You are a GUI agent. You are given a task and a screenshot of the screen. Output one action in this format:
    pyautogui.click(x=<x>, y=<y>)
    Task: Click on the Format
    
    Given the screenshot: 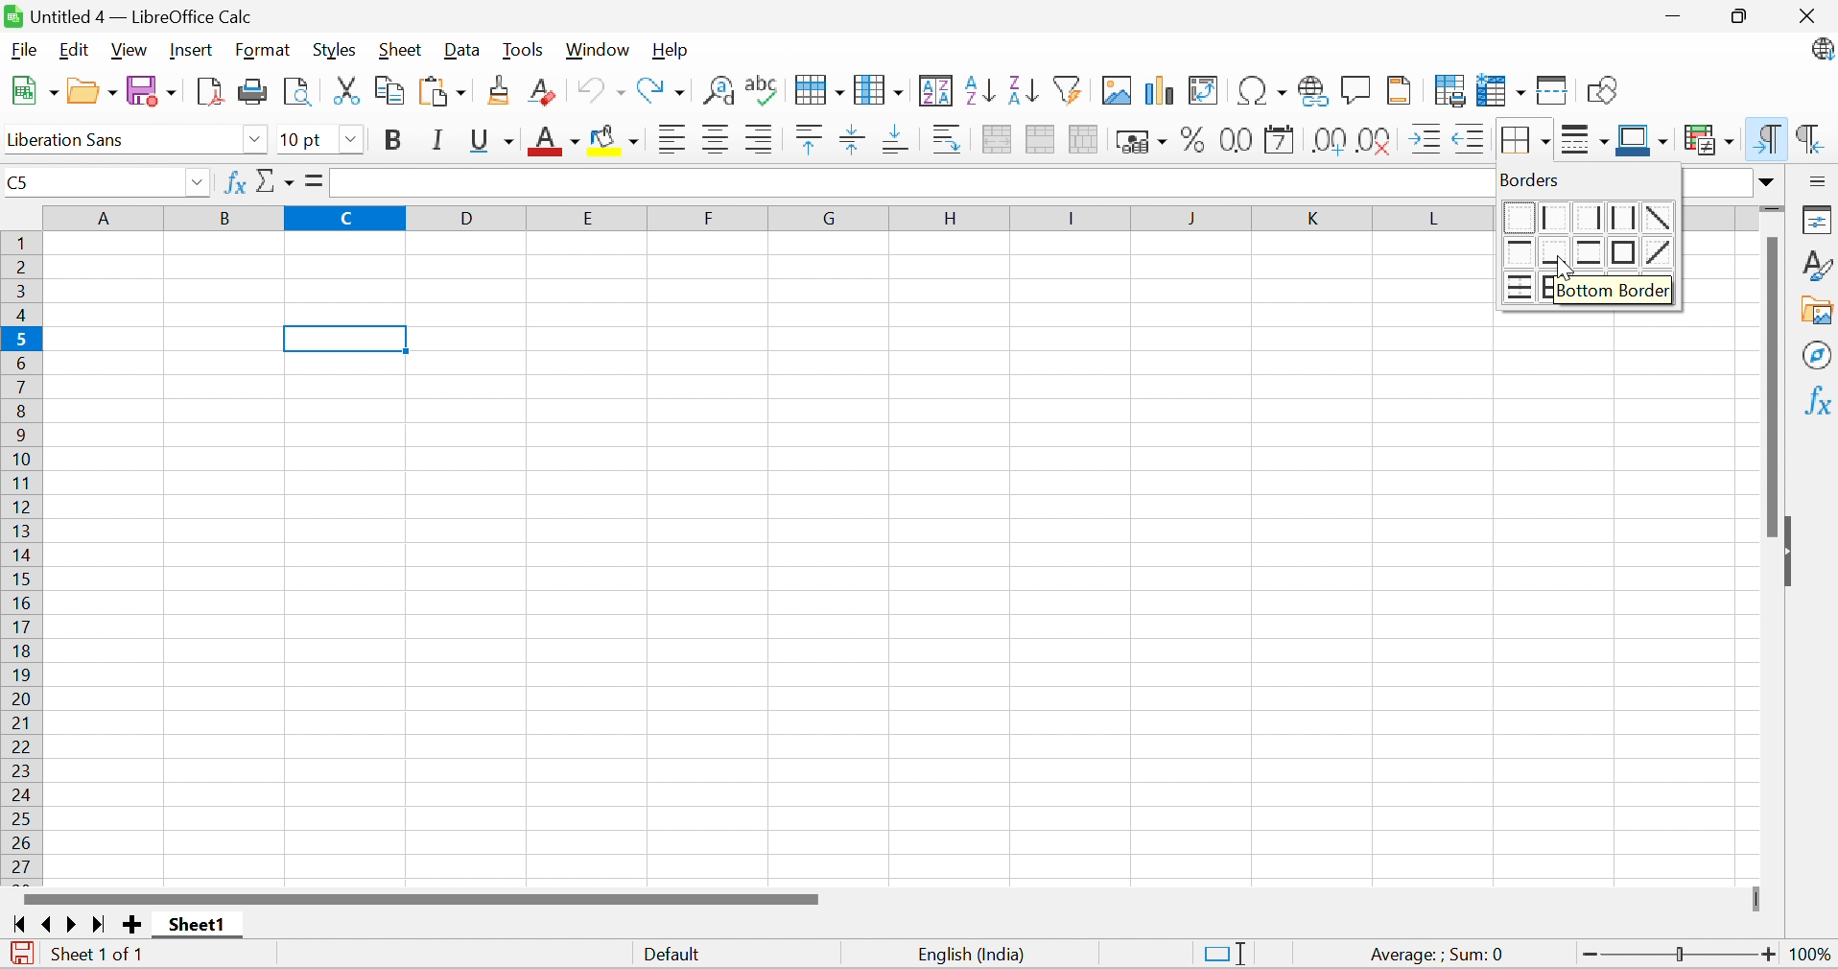 What is the action you would take?
    pyautogui.click(x=262, y=51)
    